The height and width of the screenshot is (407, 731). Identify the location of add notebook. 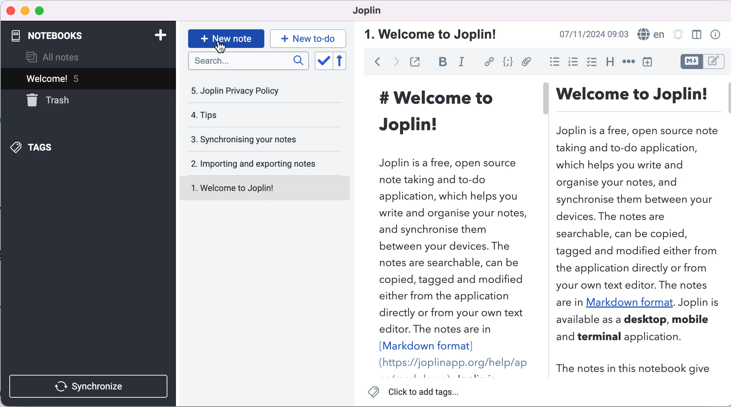
(162, 35).